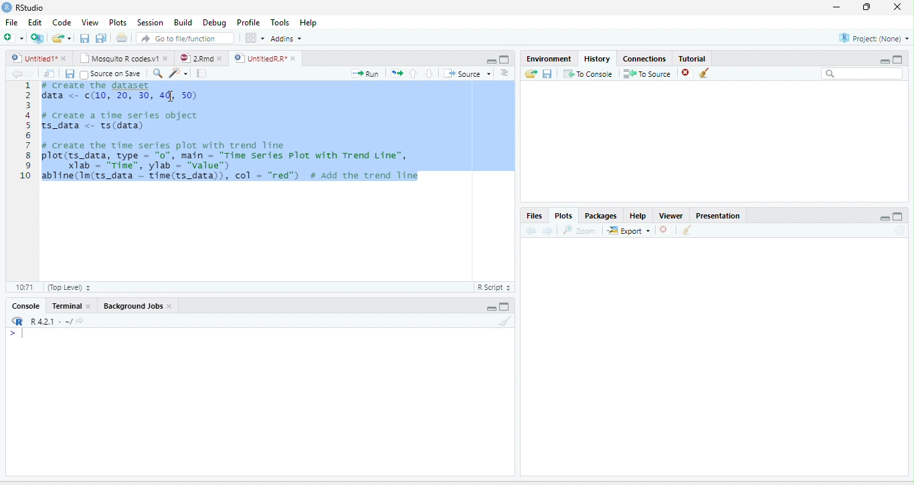 The width and height of the screenshot is (914, 485). Describe the element at coordinates (899, 216) in the screenshot. I see `Maximize` at that location.